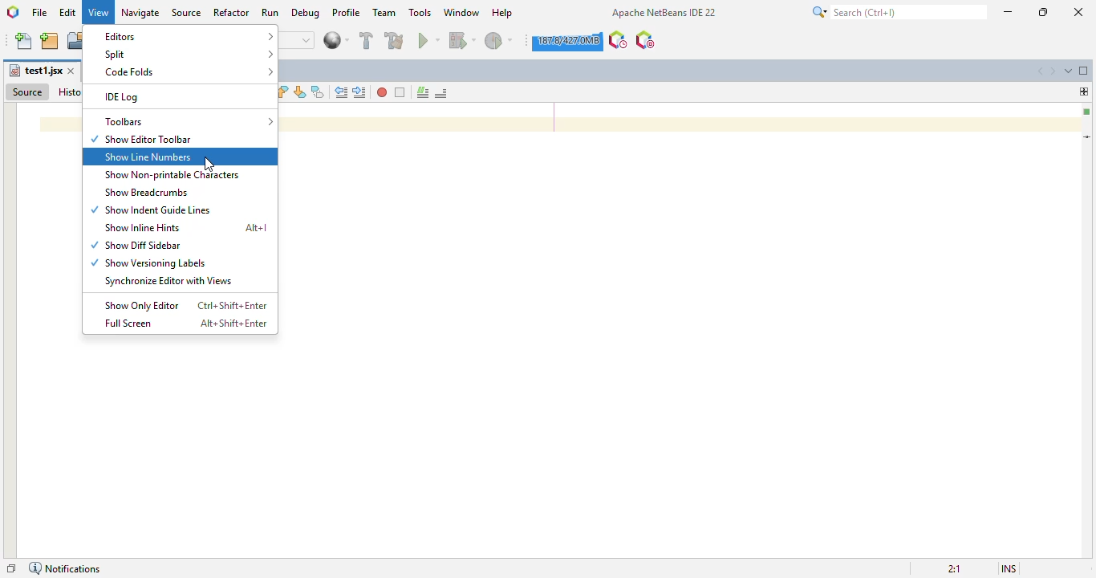  Describe the element at coordinates (664, 12) in the screenshot. I see `apache NetBeans IDE 22` at that location.